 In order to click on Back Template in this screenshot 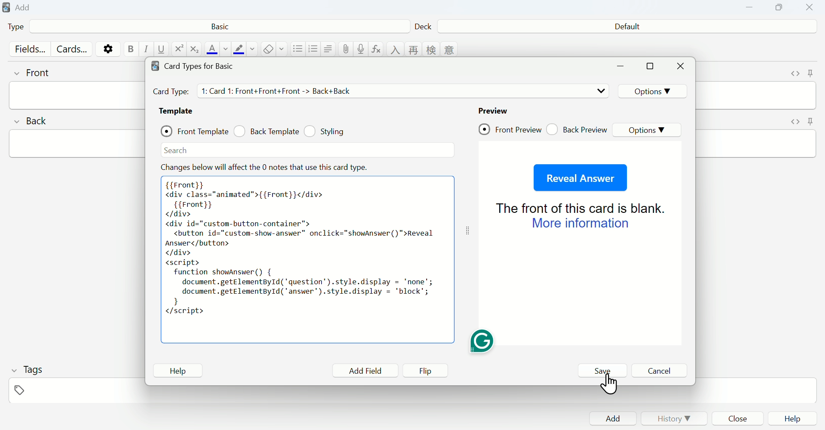, I will do `click(266, 131)`.